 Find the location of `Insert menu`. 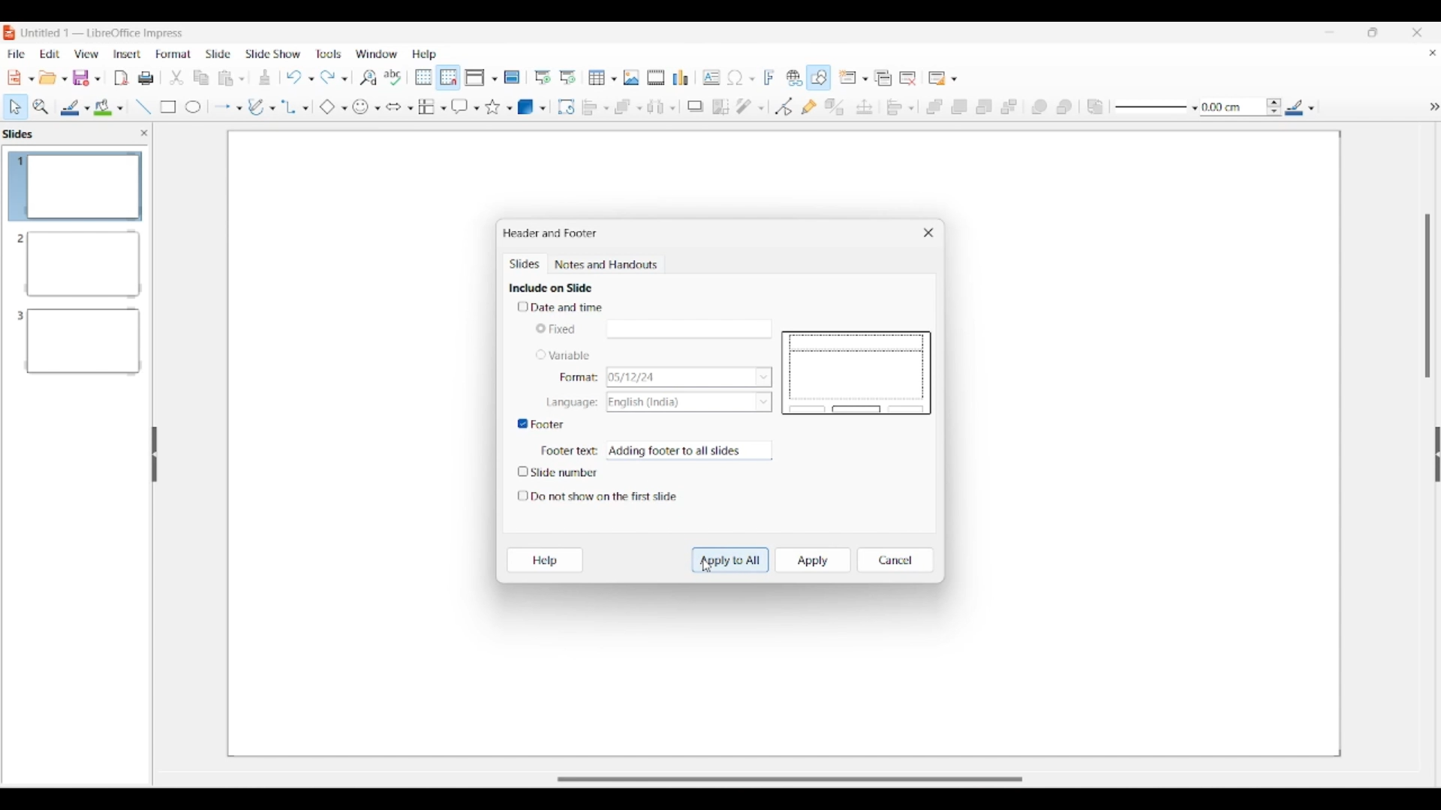

Insert menu is located at coordinates (127, 55).